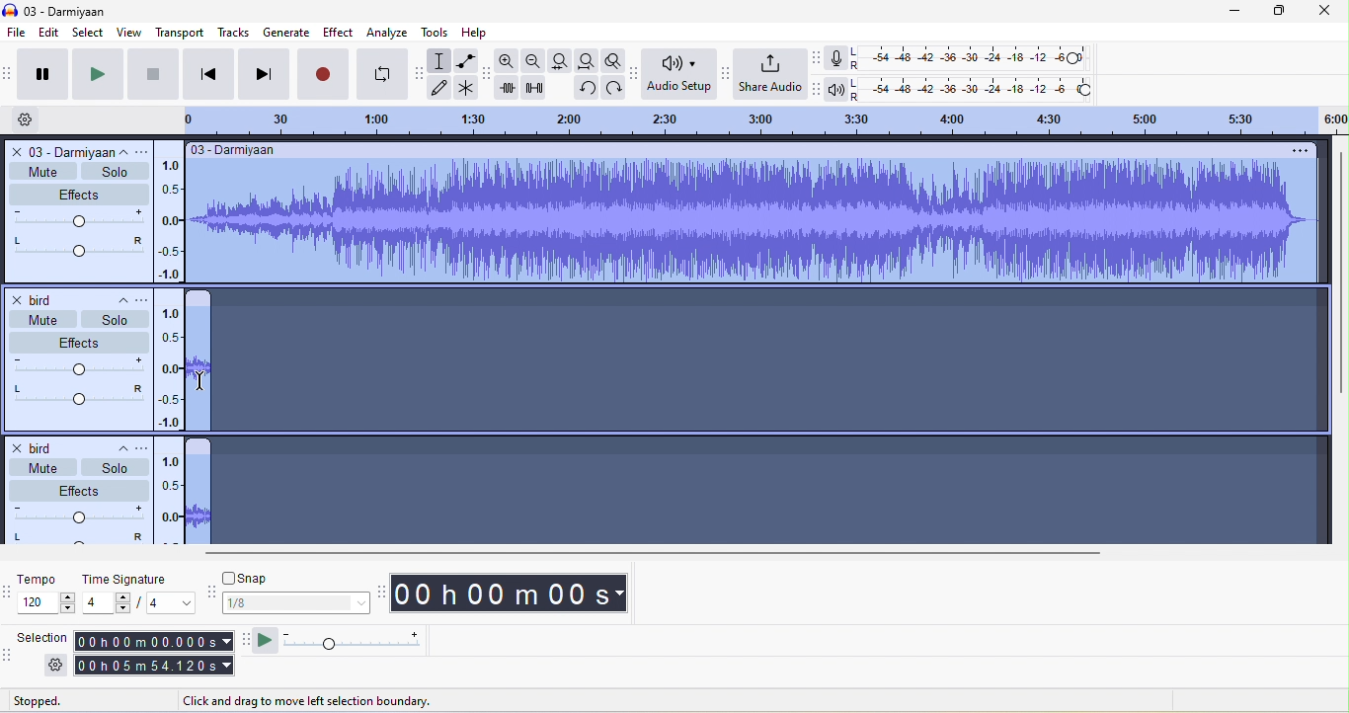 The width and height of the screenshot is (1349, 713). What do you see at coordinates (329, 72) in the screenshot?
I see `record` at bounding box center [329, 72].